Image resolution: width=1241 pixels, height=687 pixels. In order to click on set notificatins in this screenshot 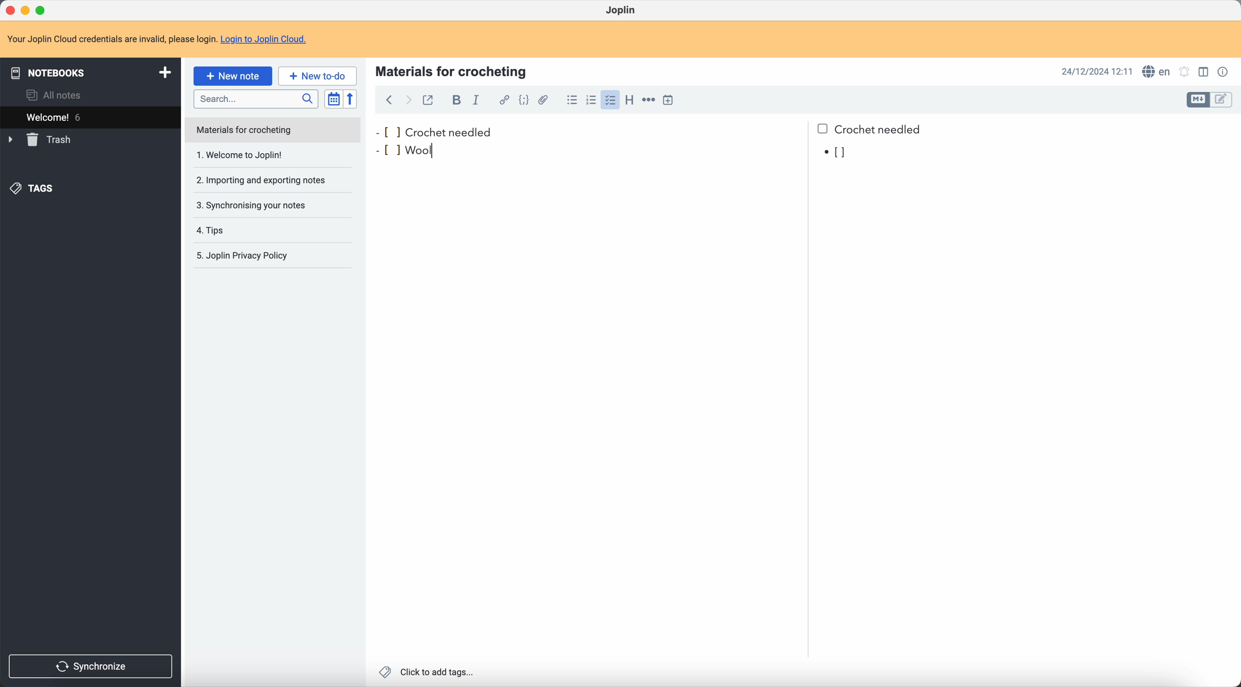, I will do `click(1185, 73)`.